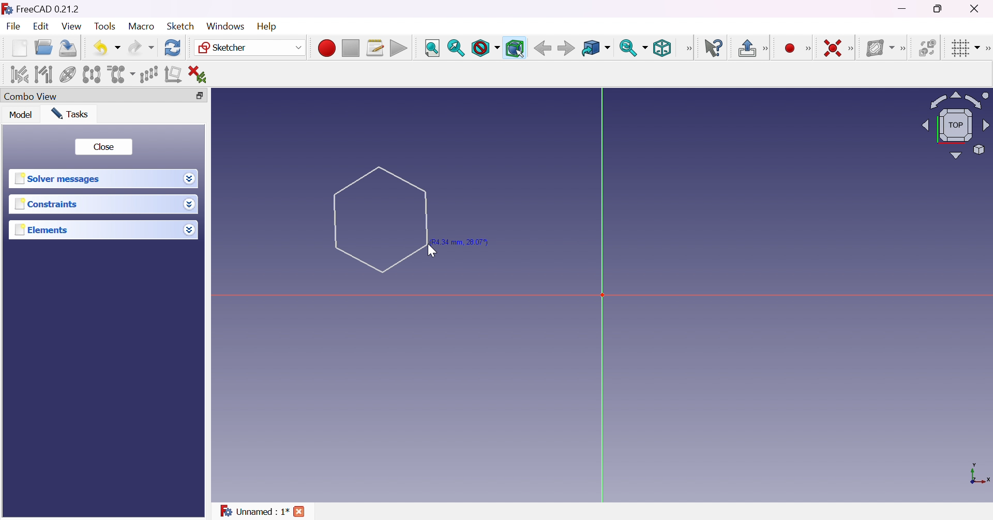 This screenshot has height=520, width=993. What do you see at coordinates (456, 48) in the screenshot?
I see `Fit selection` at bounding box center [456, 48].